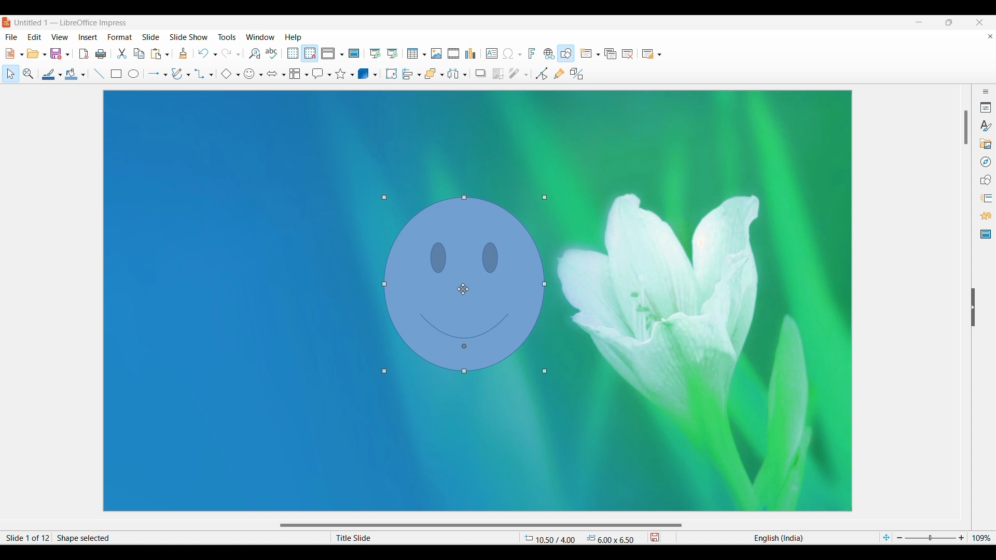 The width and height of the screenshot is (996, 560). What do you see at coordinates (71, 23) in the screenshot?
I see `Untitled 1 - LibreOffice Impress` at bounding box center [71, 23].